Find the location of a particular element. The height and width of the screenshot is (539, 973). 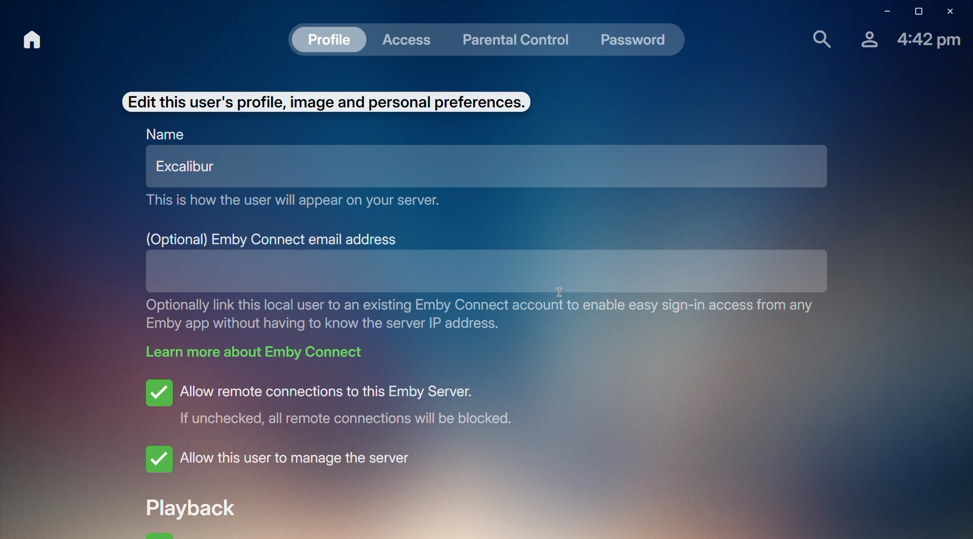

[ Edit this user's profile, image and personal preferences. is located at coordinates (325, 99).